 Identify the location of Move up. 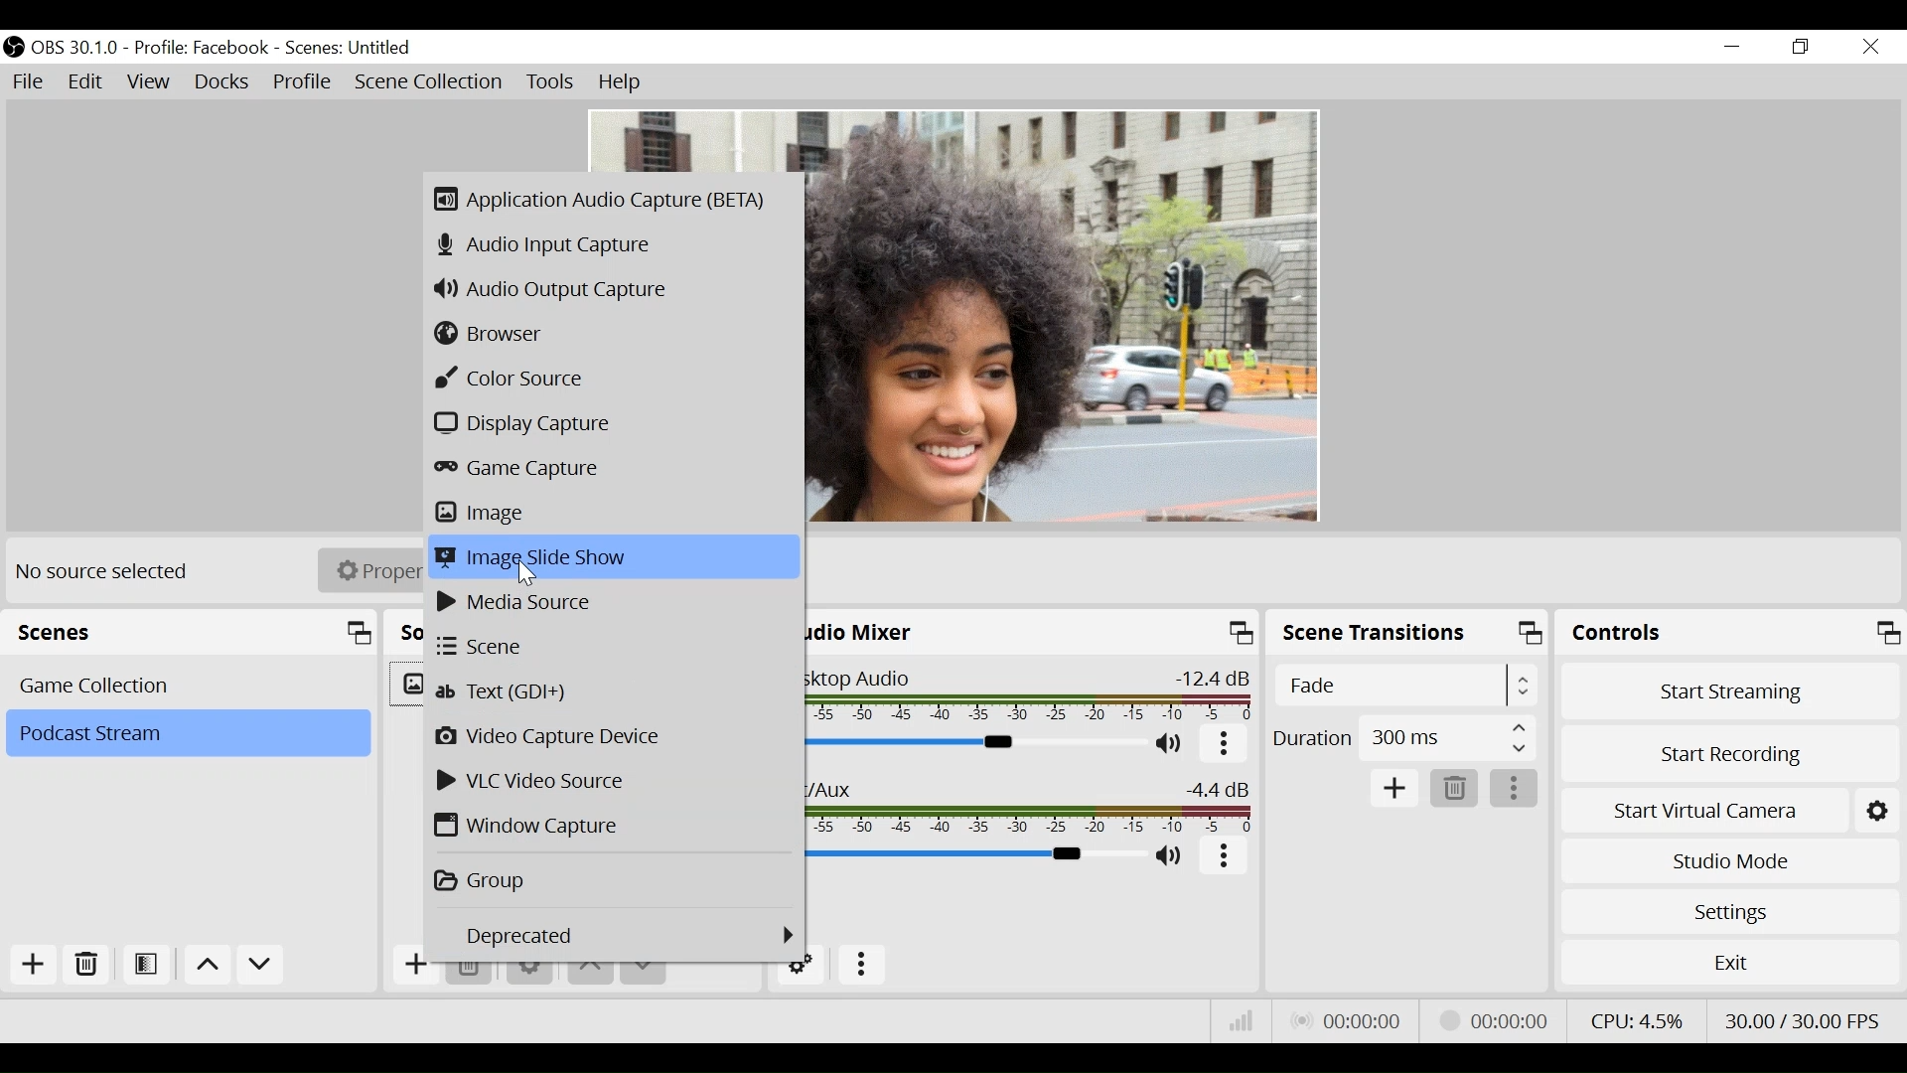
(211, 968).